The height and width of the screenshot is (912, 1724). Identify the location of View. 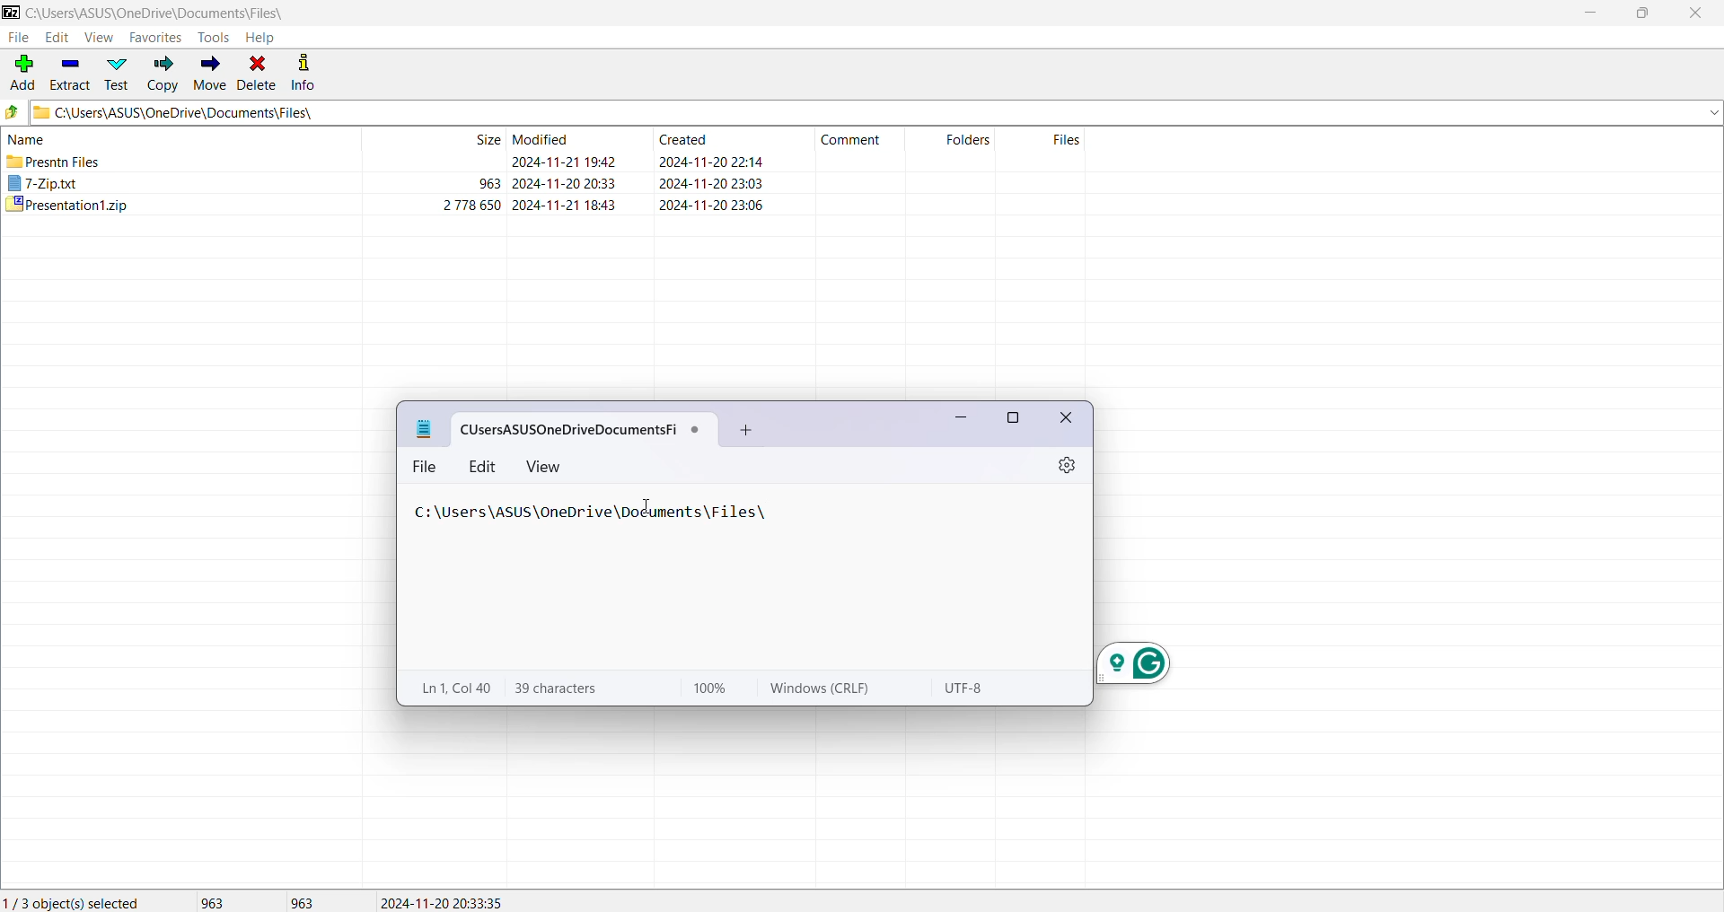
(98, 38).